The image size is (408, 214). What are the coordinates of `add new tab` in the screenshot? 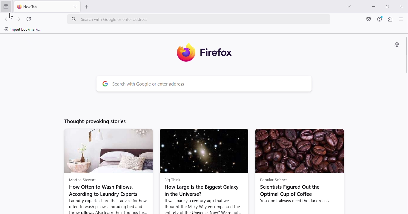 It's located at (87, 7).